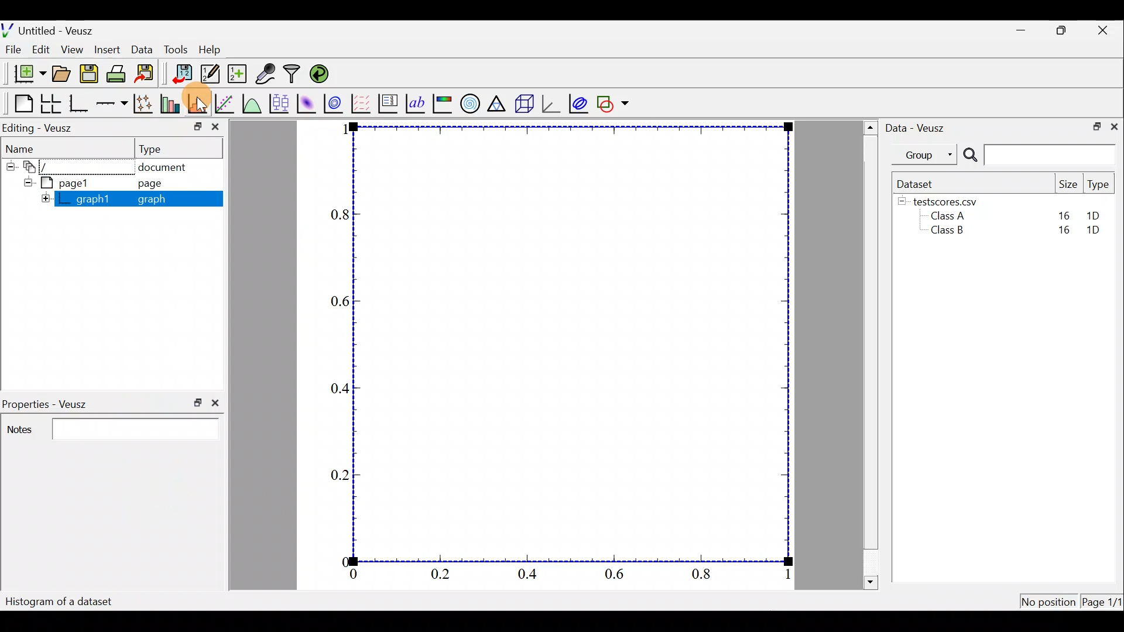 This screenshot has height=632, width=1124. What do you see at coordinates (532, 576) in the screenshot?
I see `0.4` at bounding box center [532, 576].